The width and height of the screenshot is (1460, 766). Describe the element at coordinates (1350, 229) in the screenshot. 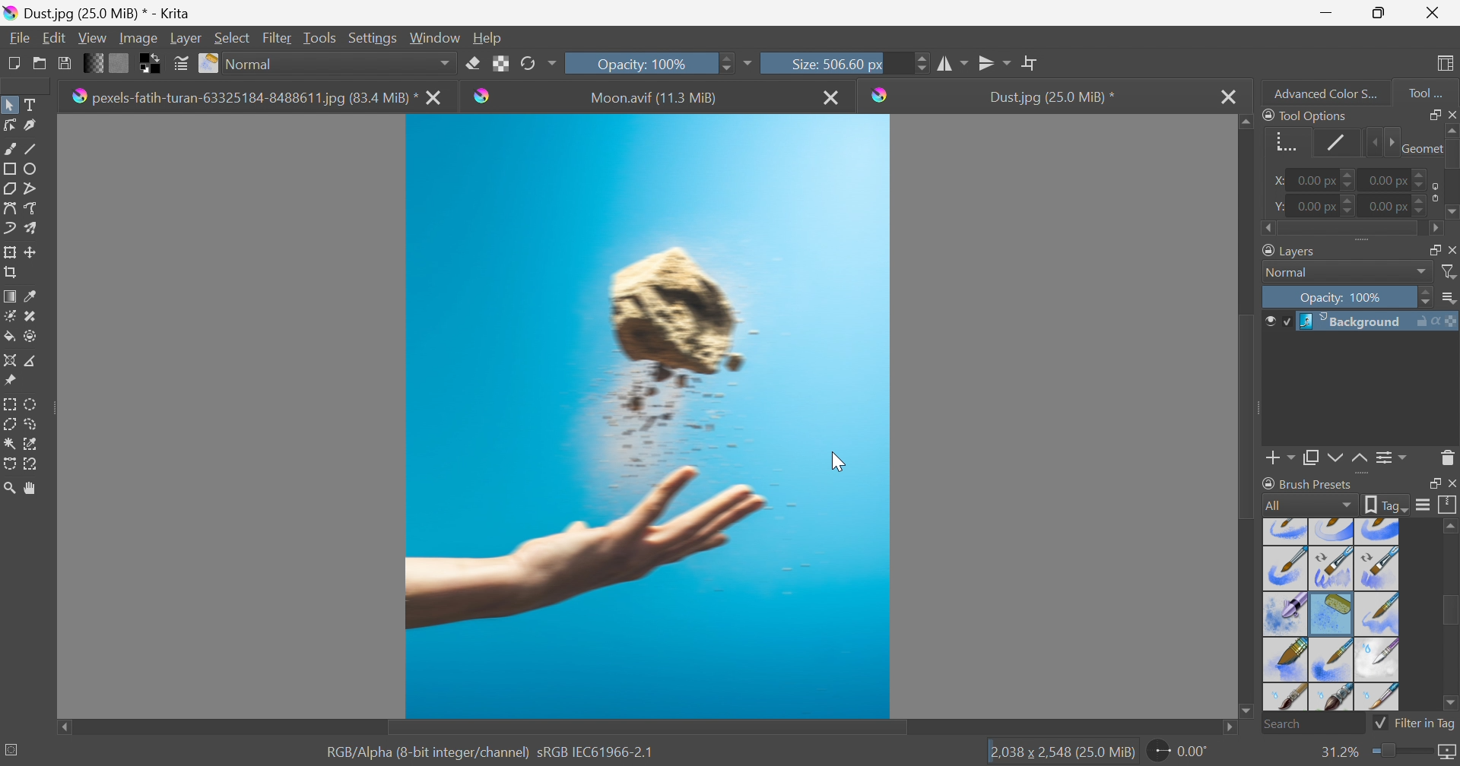

I see `Slider` at that location.